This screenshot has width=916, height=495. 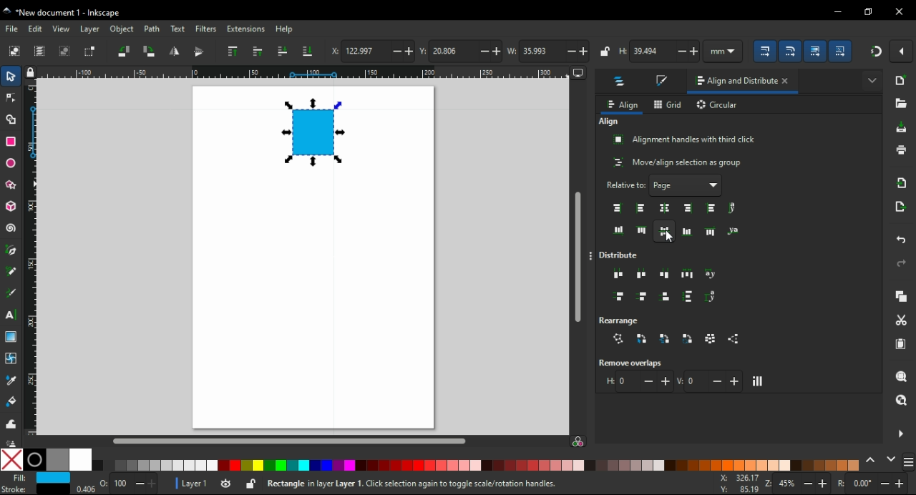 I want to click on show, so click(x=872, y=79).